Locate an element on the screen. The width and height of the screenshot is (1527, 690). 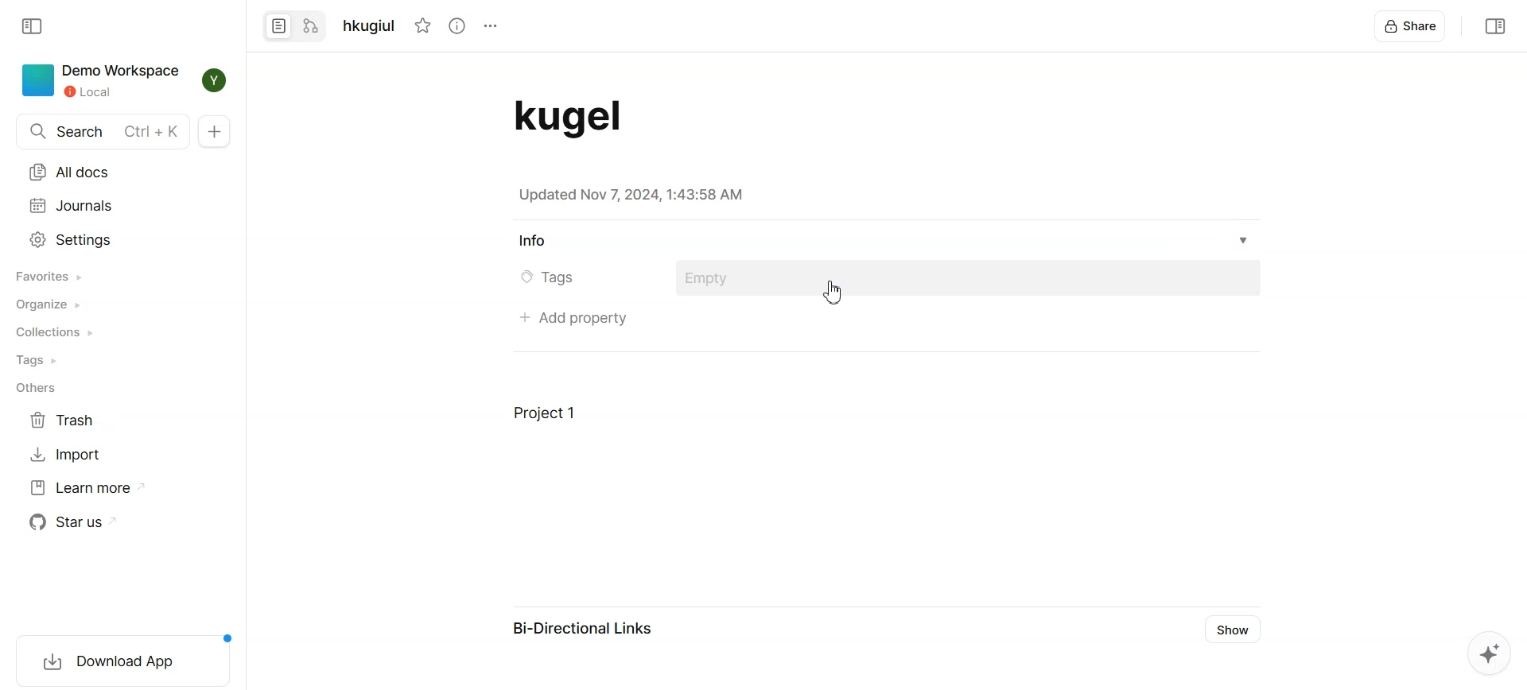
Import is located at coordinates (68, 453).